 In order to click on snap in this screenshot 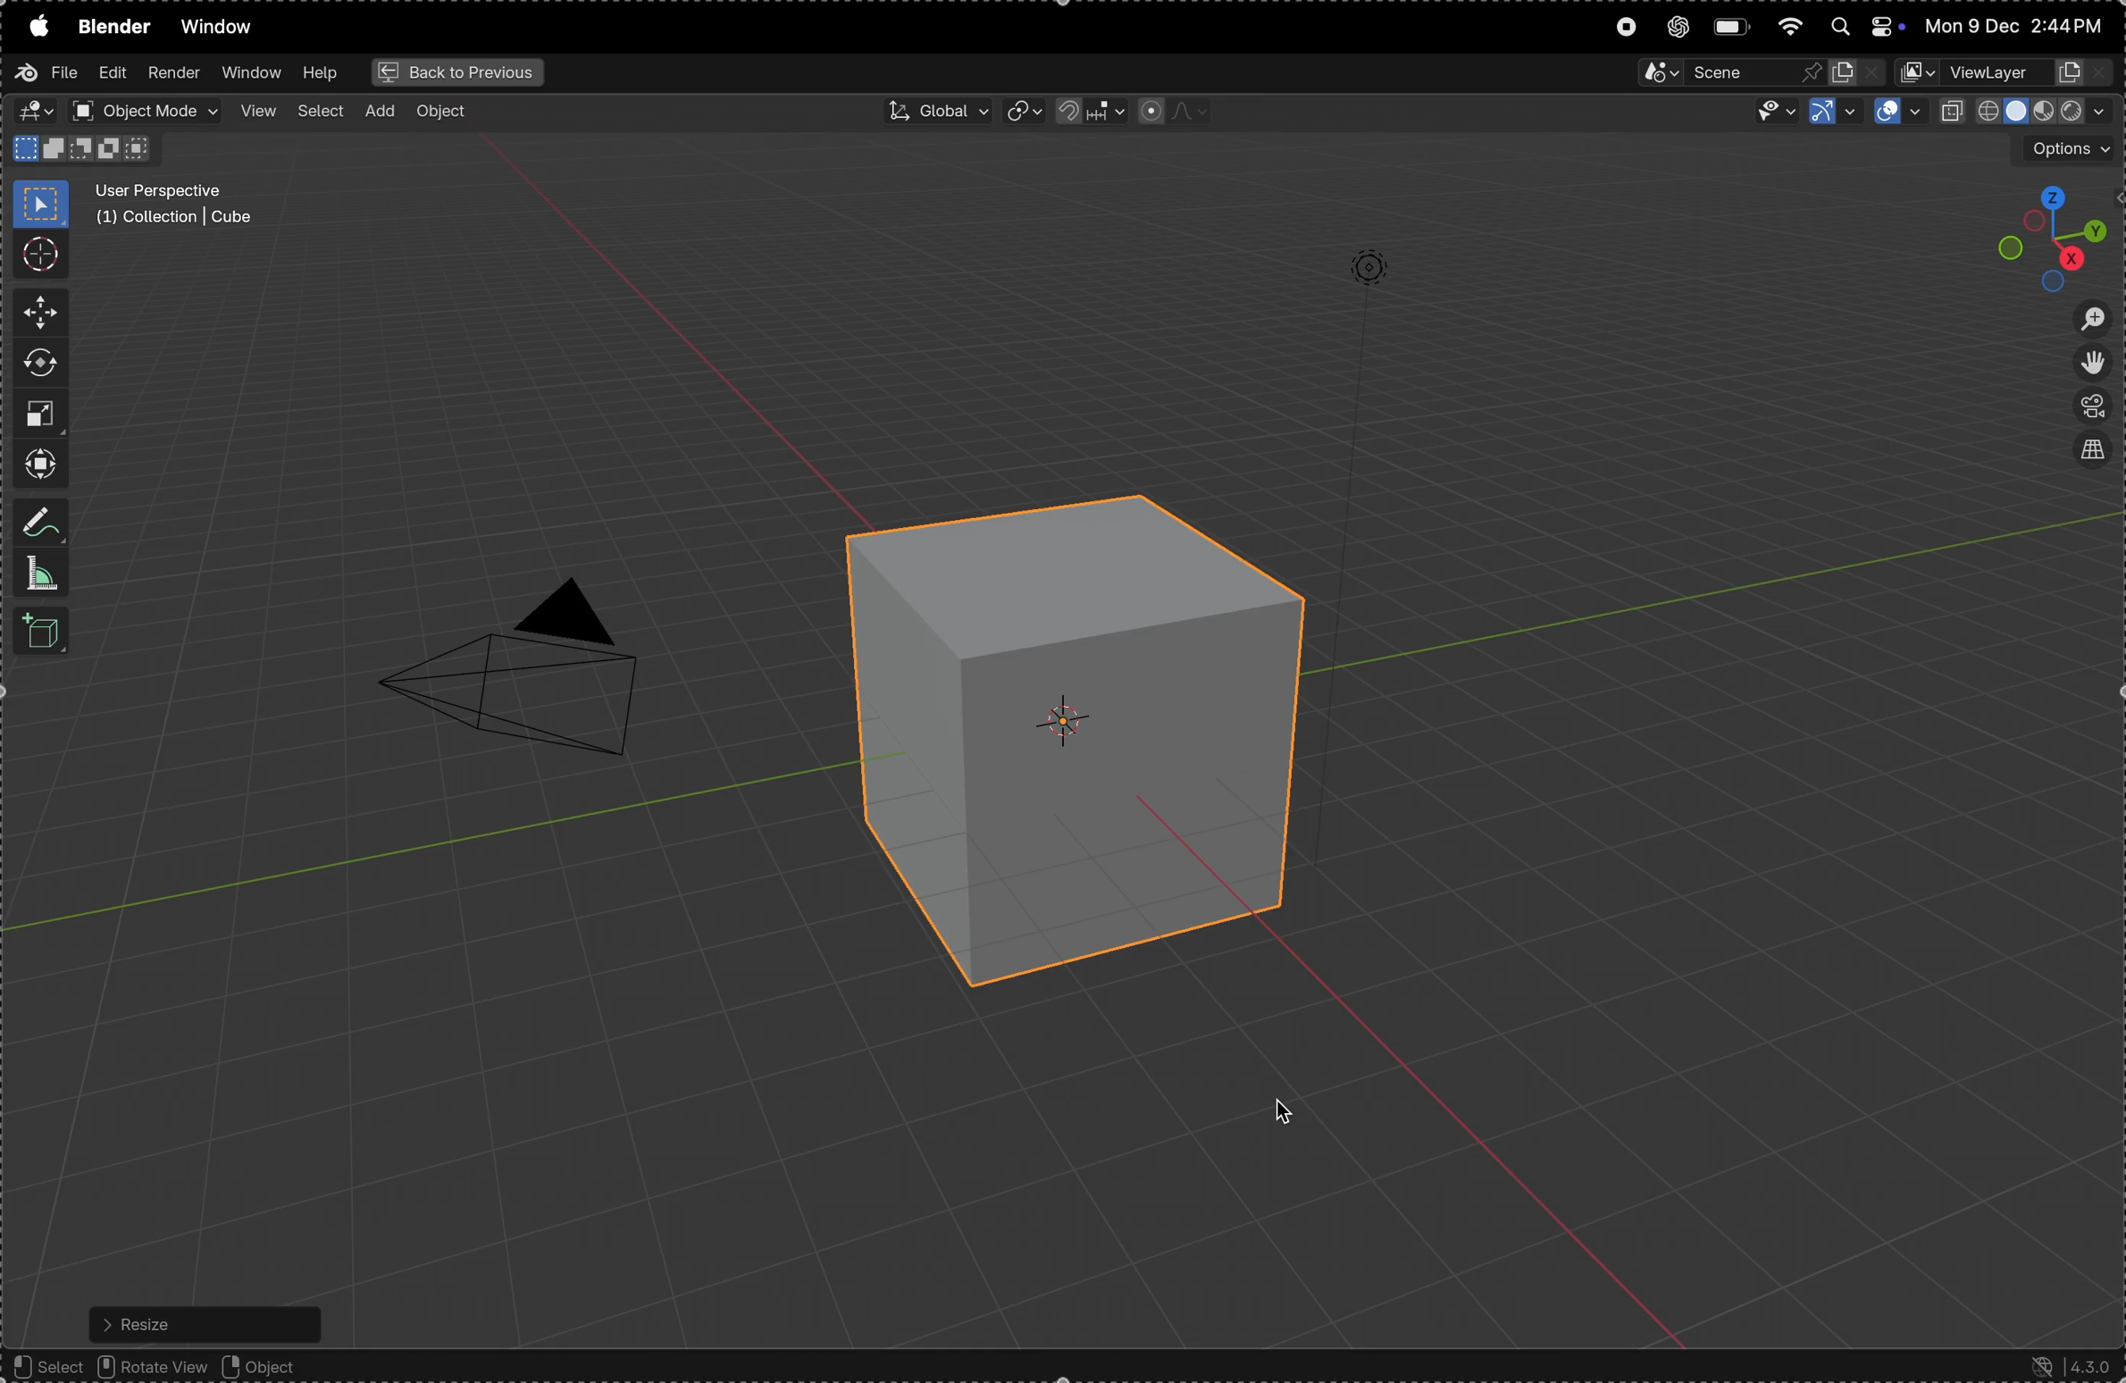, I will do `click(1084, 112)`.